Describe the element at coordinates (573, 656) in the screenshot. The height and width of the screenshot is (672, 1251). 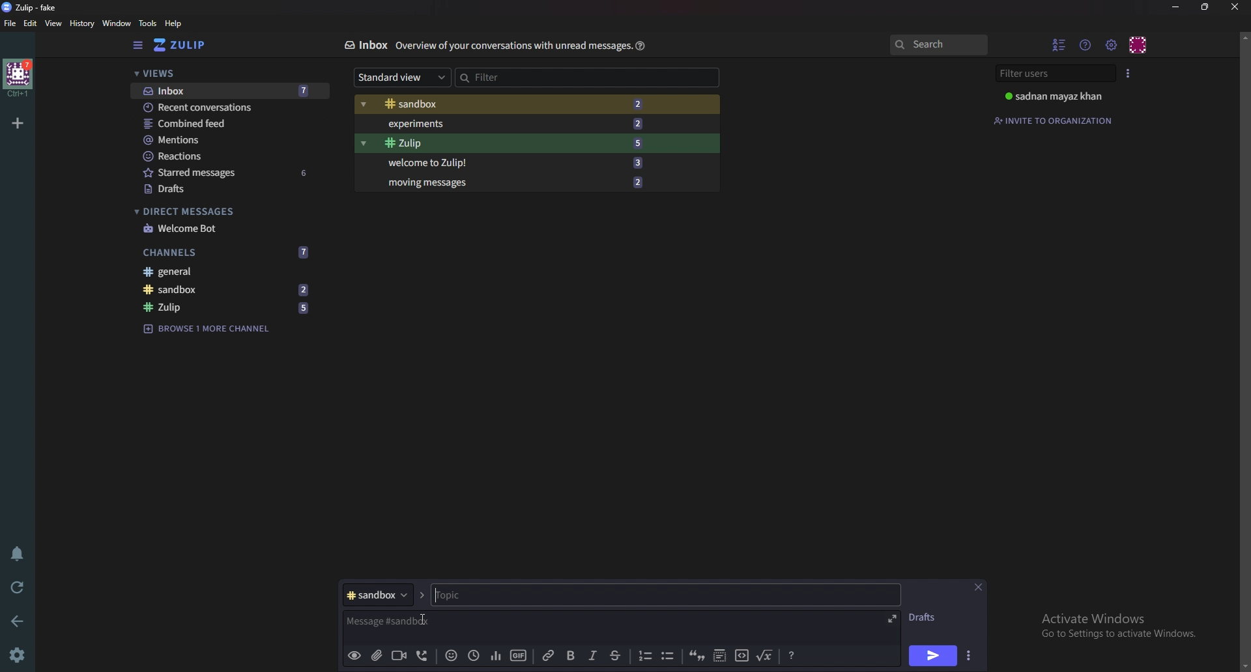
I see `bold` at that location.